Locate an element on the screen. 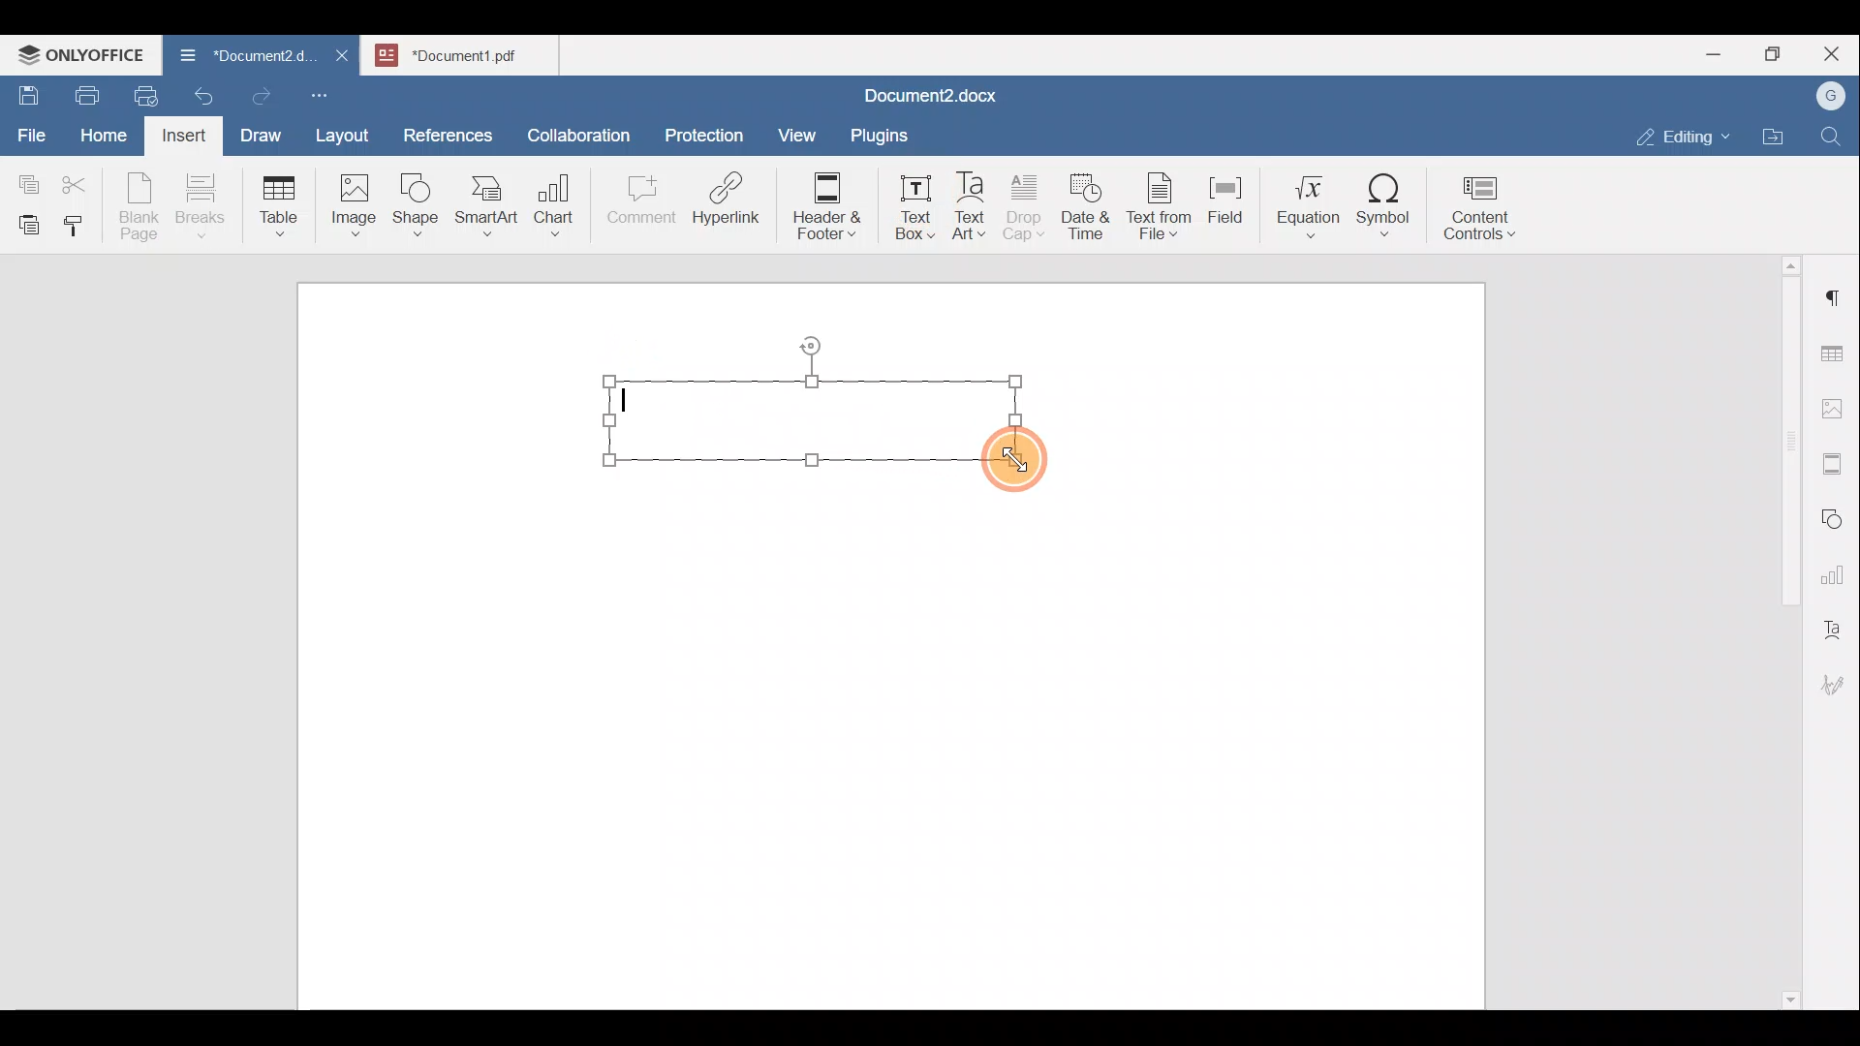 Image resolution: width=1860 pixels, height=1046 pixels. Copy style is located at coordinates (80, 221).